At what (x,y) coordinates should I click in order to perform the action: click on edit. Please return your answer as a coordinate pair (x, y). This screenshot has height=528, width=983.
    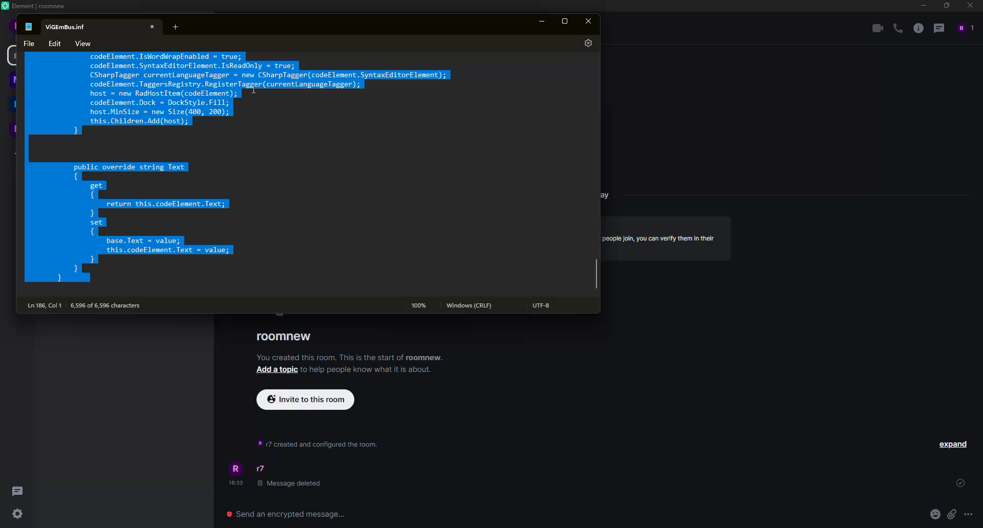
    Looking at the image, I should click on (56, 43).